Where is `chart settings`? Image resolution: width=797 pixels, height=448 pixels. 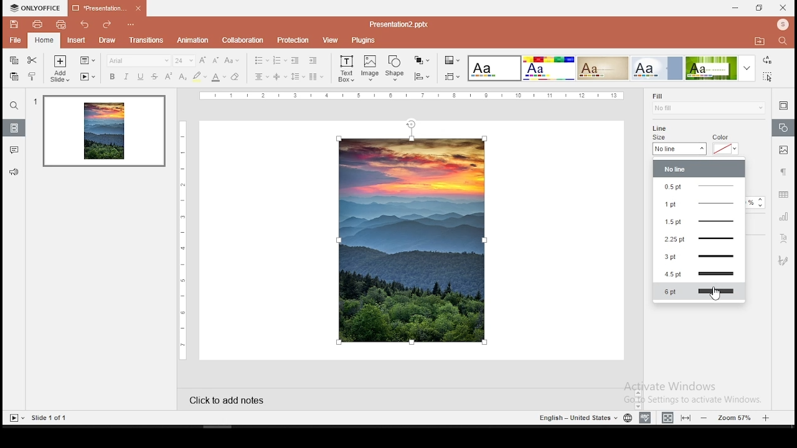
chart settings is located at coordinates (783, 219).